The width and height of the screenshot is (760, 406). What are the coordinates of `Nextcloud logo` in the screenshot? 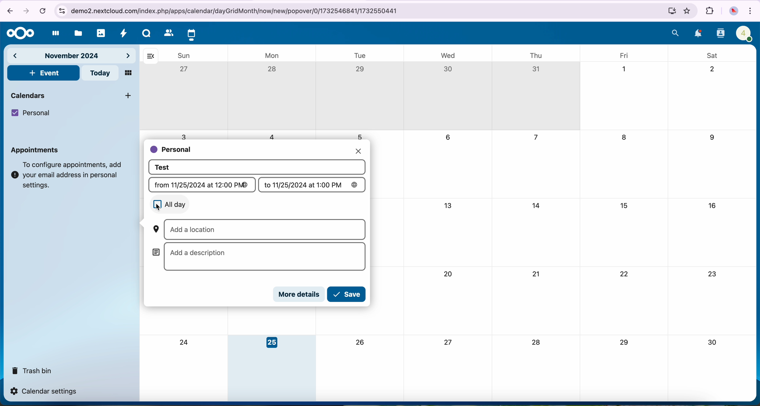 It's located at (20, 34).